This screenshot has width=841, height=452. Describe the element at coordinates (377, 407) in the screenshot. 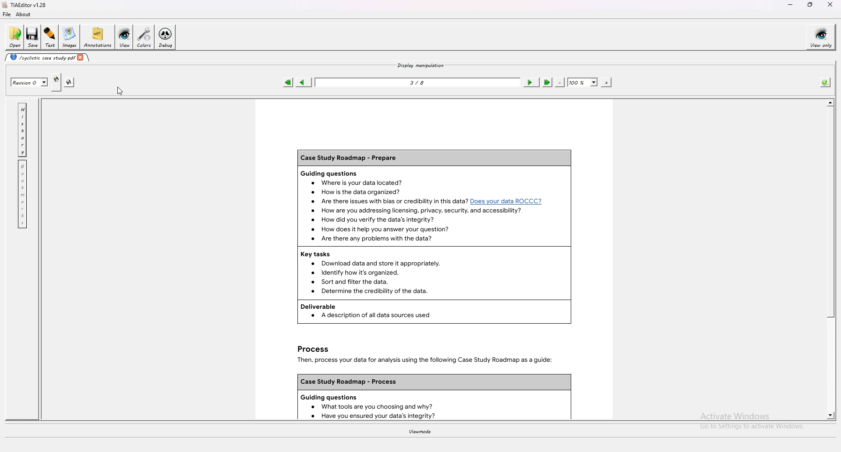

I see `What tools are you choosing and why?` at that location.